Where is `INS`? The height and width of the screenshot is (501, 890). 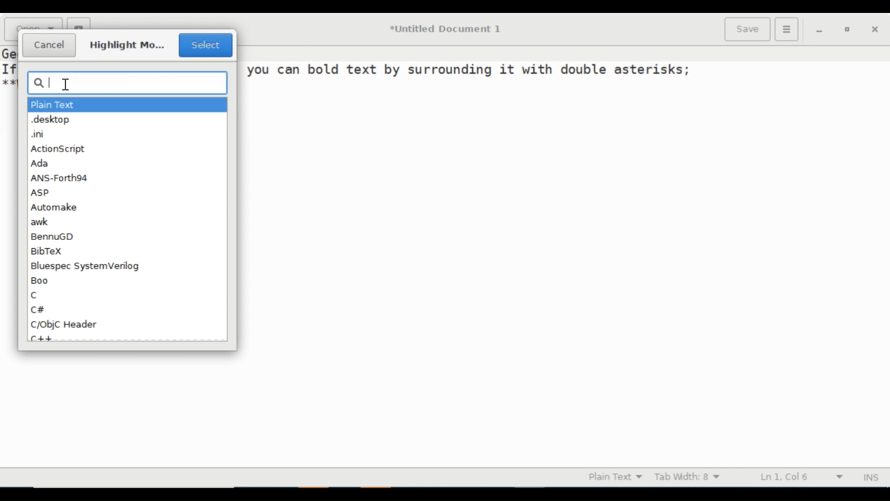
INS is located at coordinates (873, 477).